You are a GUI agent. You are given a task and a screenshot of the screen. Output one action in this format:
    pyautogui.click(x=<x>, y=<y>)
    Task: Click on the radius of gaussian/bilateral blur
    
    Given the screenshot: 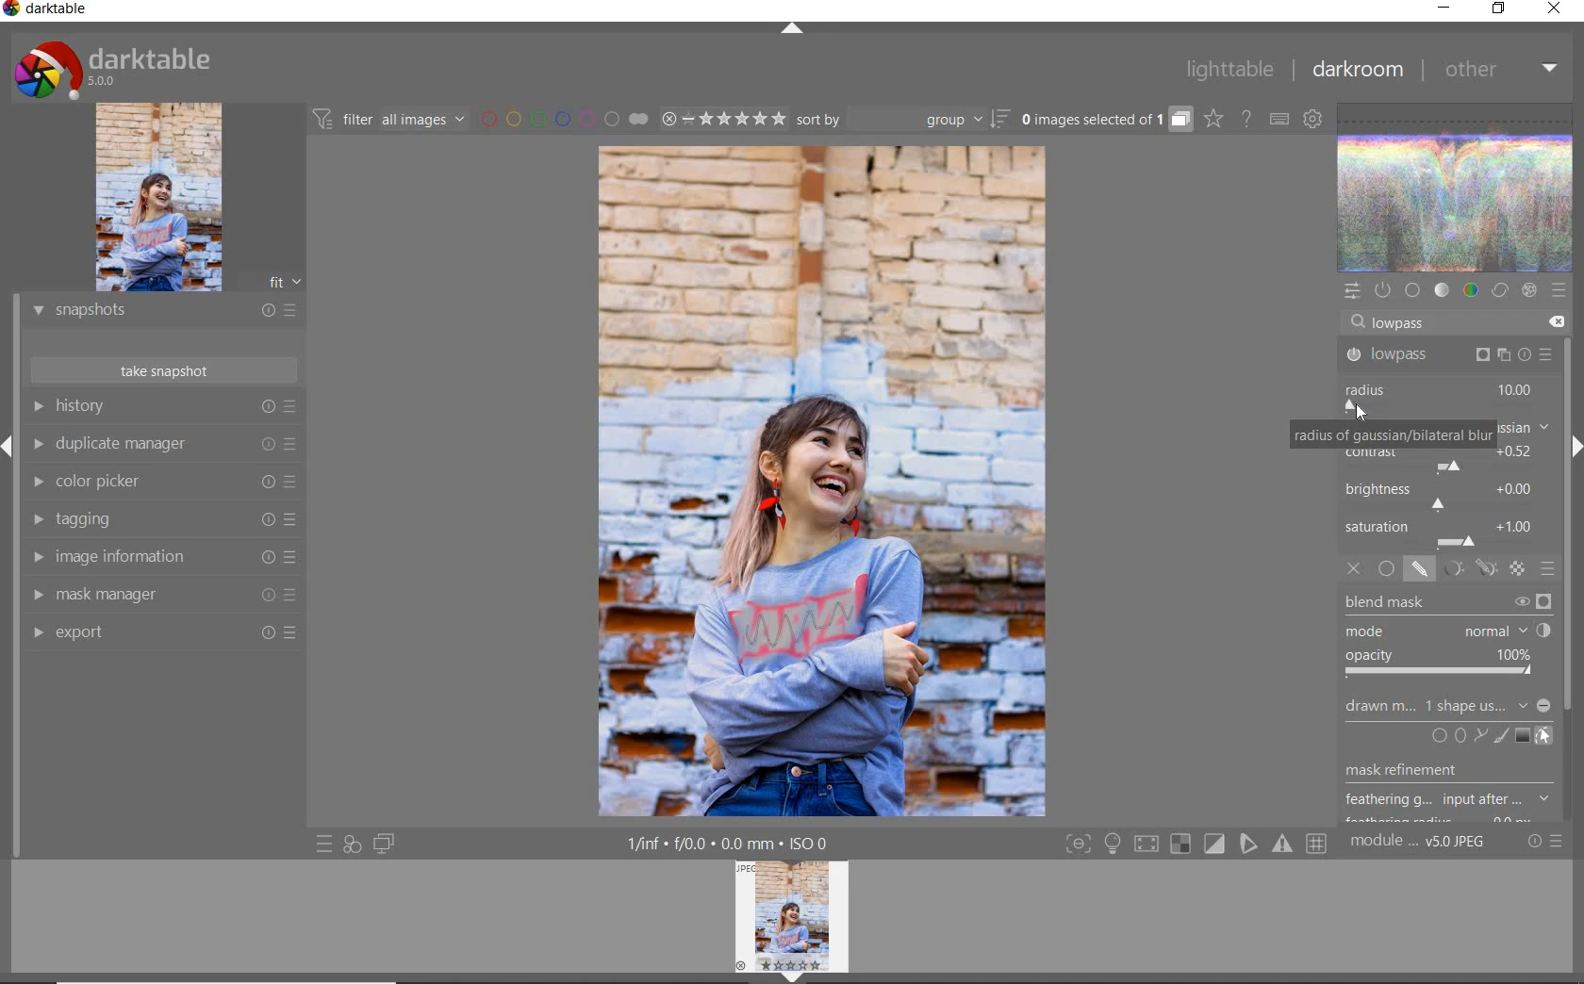 What is the action you would take?
    pyautogui.click(x=1396, y=435)
    